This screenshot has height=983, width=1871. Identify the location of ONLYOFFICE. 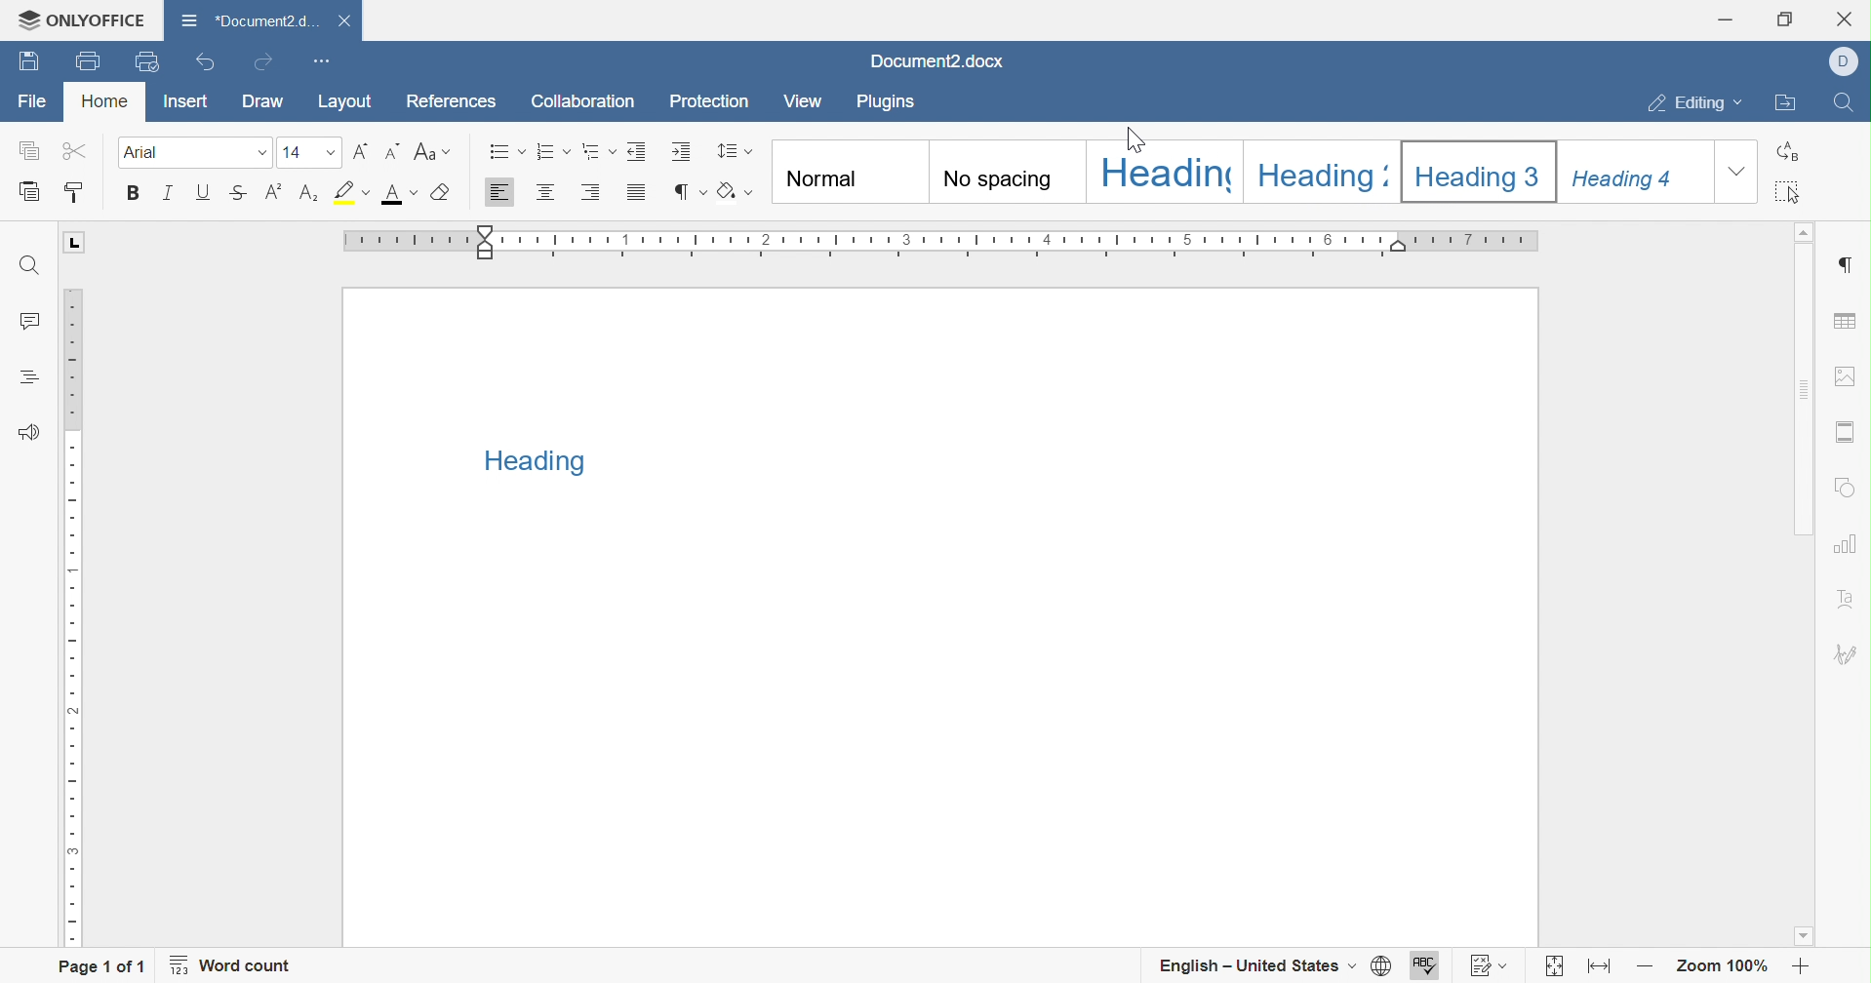
(73, 19).